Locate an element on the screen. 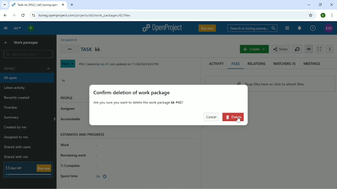  Recently created is located at coordinates (17, 98).